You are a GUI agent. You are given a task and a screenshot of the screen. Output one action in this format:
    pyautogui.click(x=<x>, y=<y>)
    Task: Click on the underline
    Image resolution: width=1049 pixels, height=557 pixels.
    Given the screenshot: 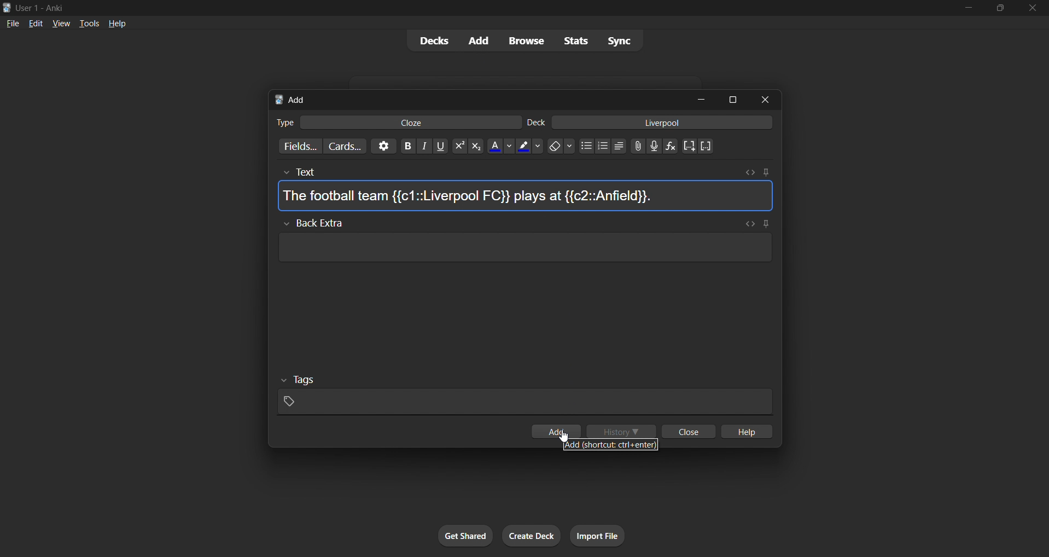 What is the action you would take?
    pyautogui.click(x=440, y=149)
    